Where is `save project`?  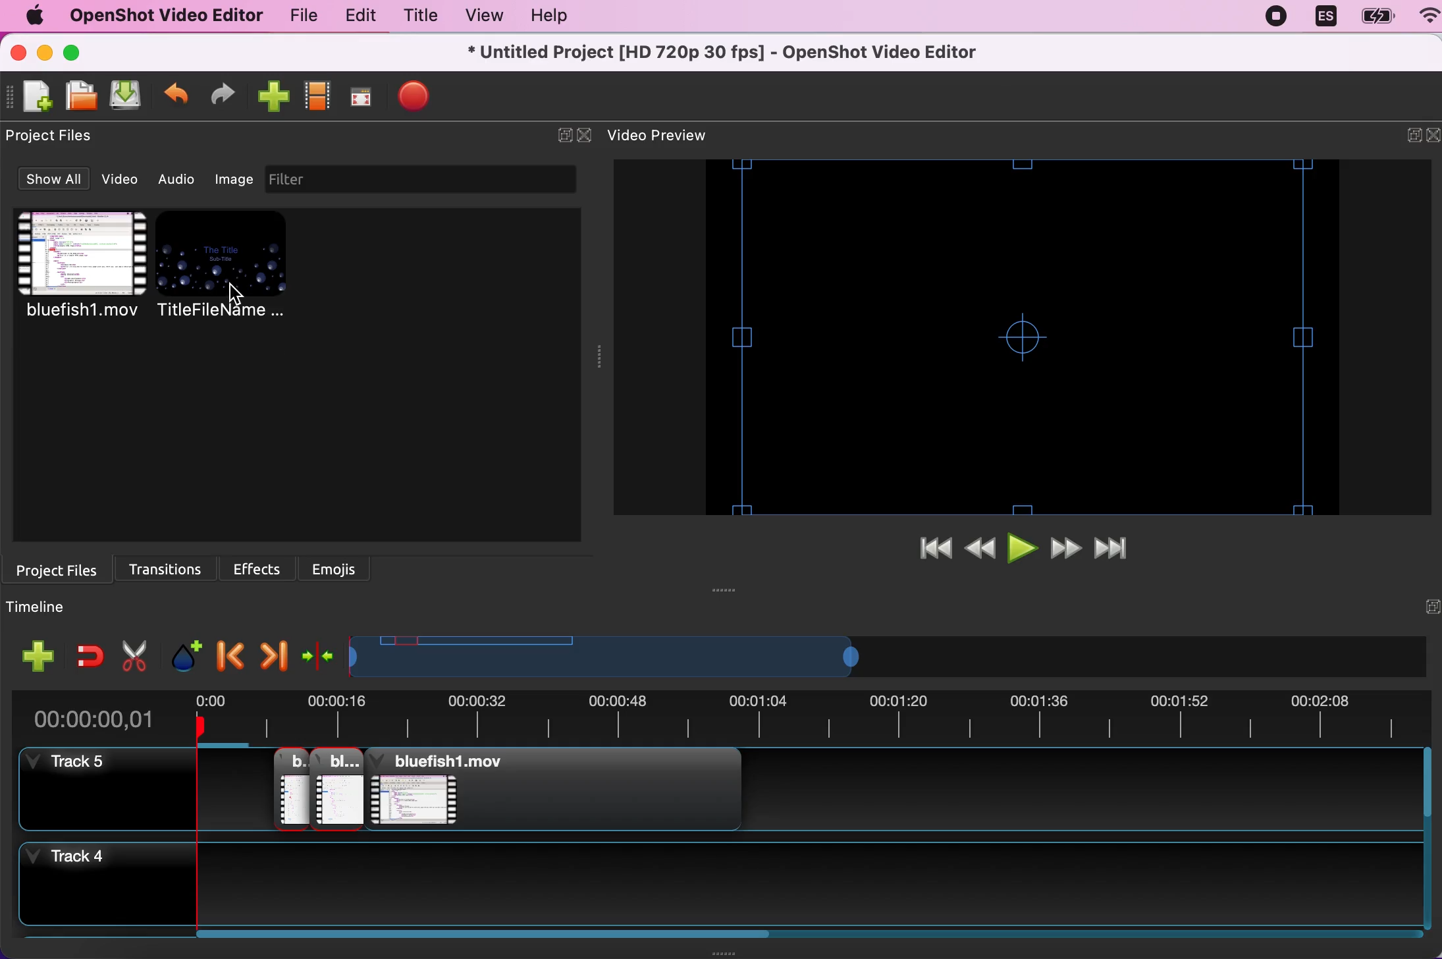
save project is located at coordinates (124, 96).